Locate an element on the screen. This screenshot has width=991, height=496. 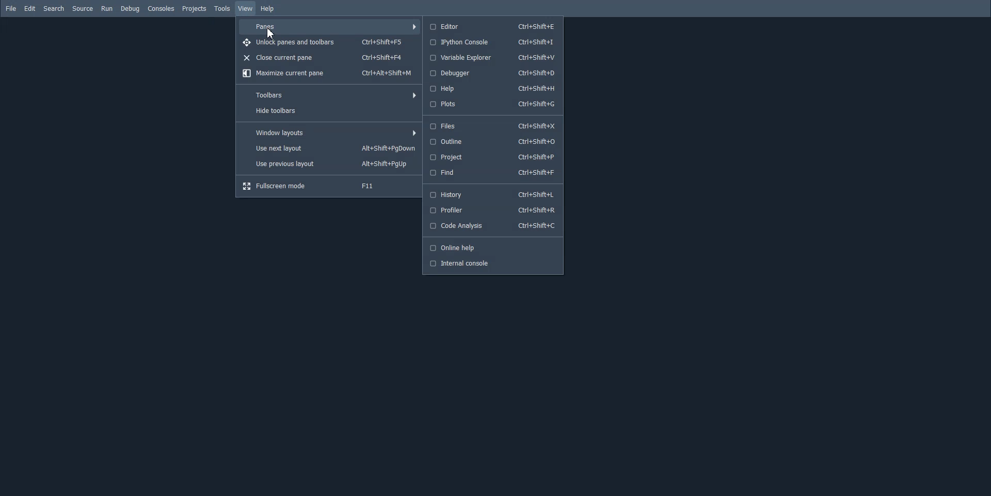
Files is located at coordinates (491, 126).